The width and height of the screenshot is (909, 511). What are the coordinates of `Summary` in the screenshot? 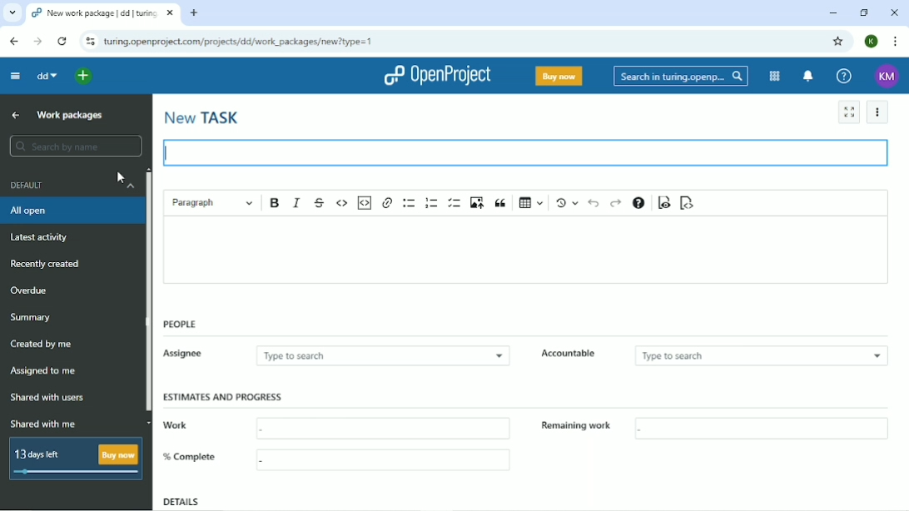 It's located at (31, 318).